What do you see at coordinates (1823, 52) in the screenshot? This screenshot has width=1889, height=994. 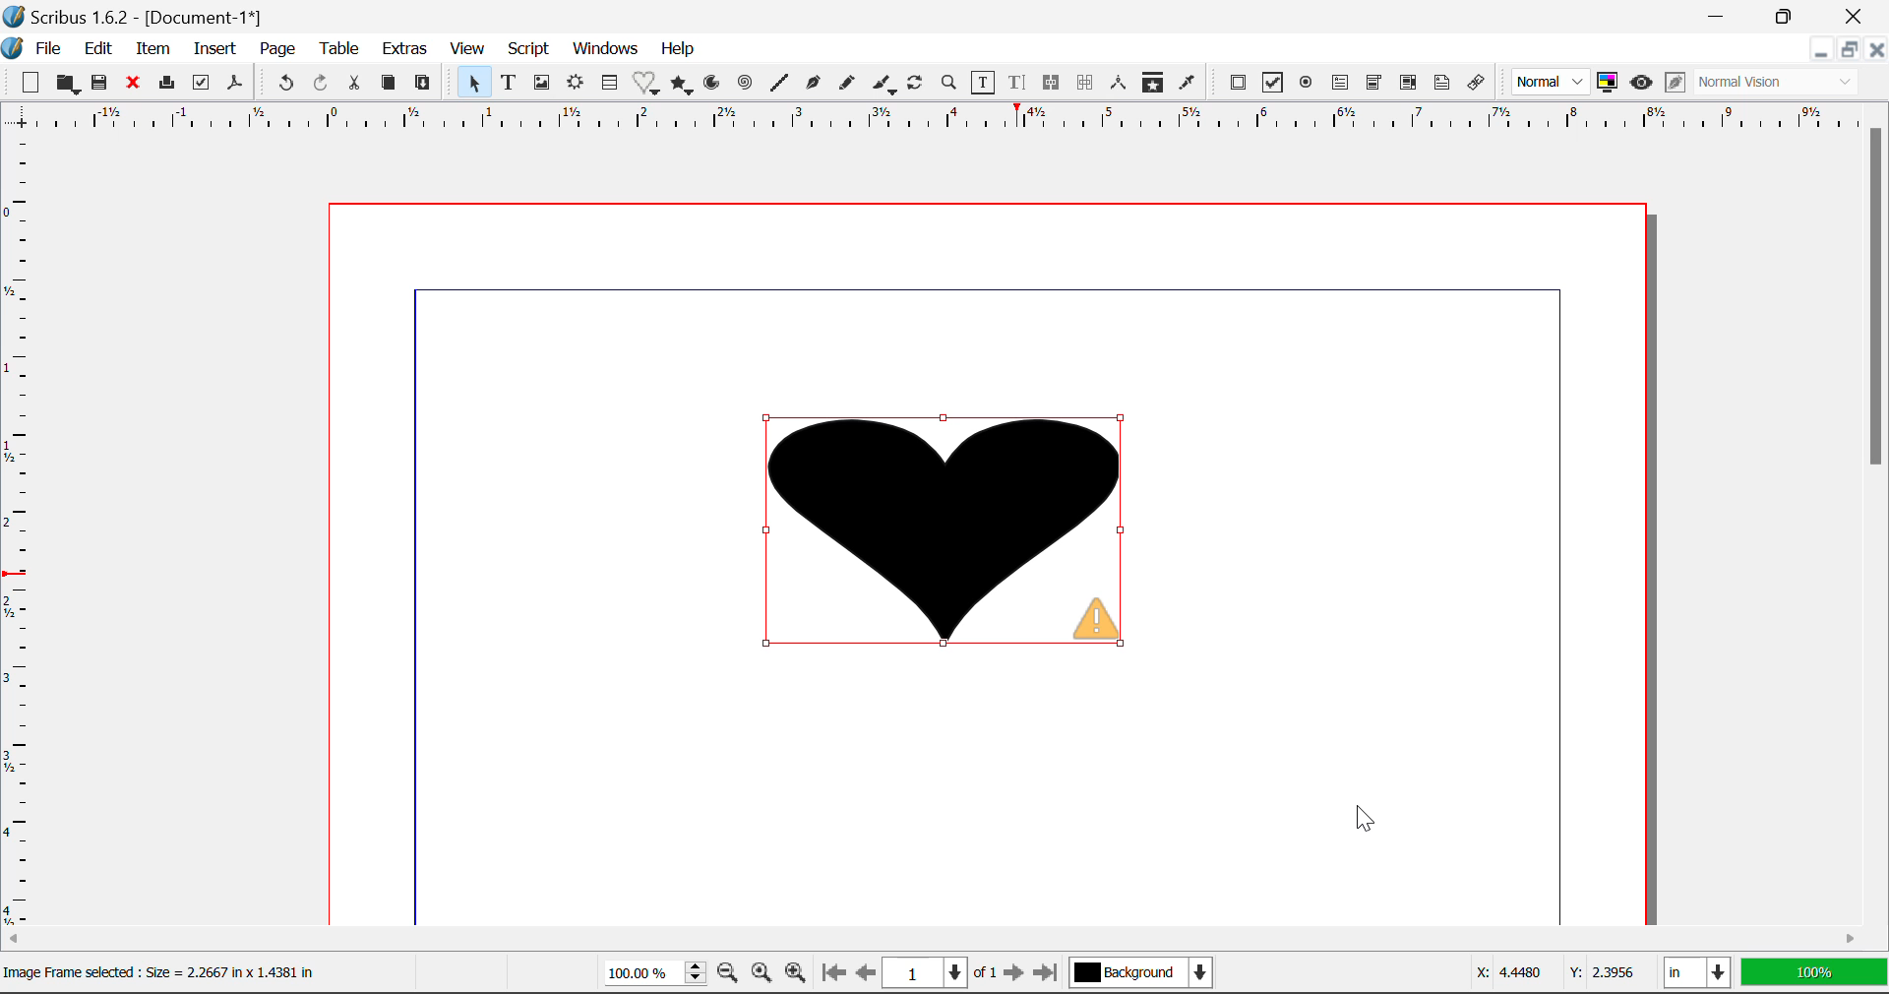 I see `Restore Down` at bounding box center [1823, 52].